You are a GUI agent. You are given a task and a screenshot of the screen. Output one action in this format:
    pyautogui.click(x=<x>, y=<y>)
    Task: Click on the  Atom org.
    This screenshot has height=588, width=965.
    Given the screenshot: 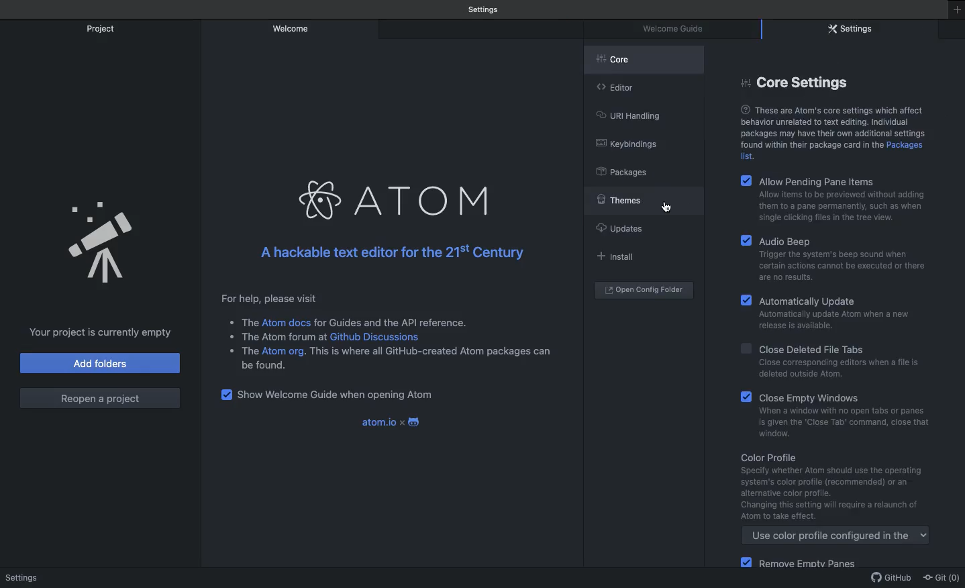 What is the action you would take?
    pyautogui.click(x=287, y=351)
    